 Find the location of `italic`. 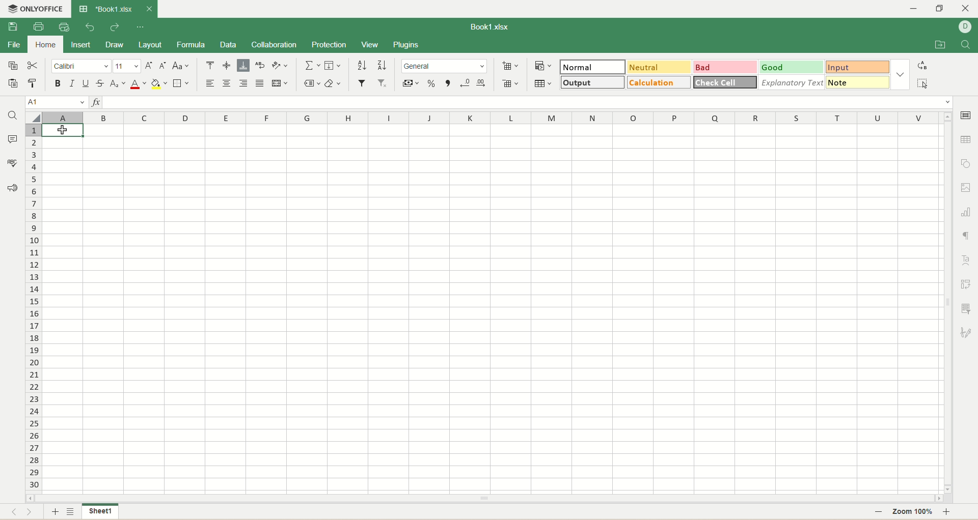

italic is located at coordinates (73, 83).